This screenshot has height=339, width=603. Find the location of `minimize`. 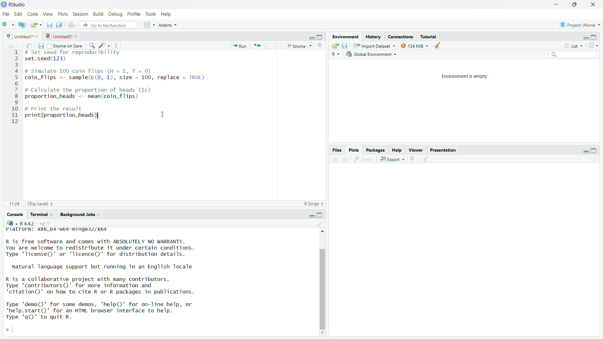

minimize is located at coordinates (557, 4).